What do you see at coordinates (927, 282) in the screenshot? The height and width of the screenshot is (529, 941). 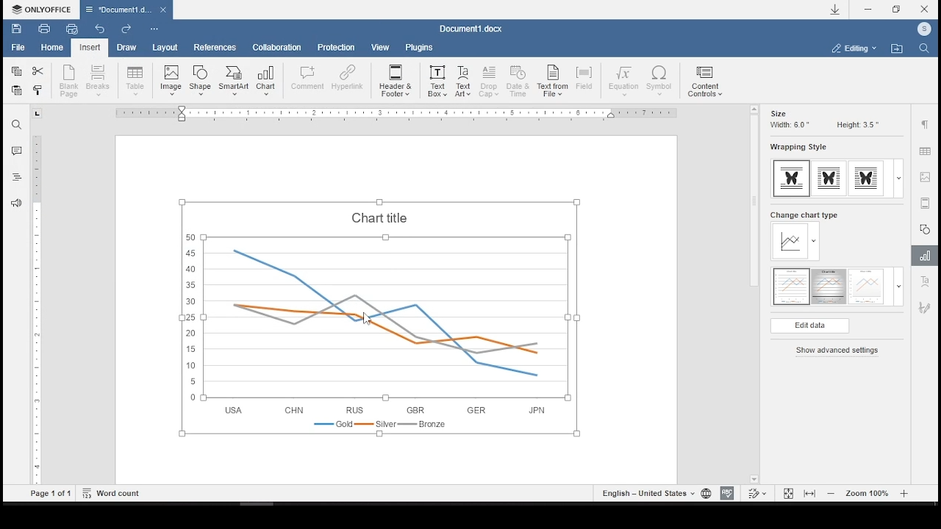 I see `text art settings` at bounding box center [927, 282].